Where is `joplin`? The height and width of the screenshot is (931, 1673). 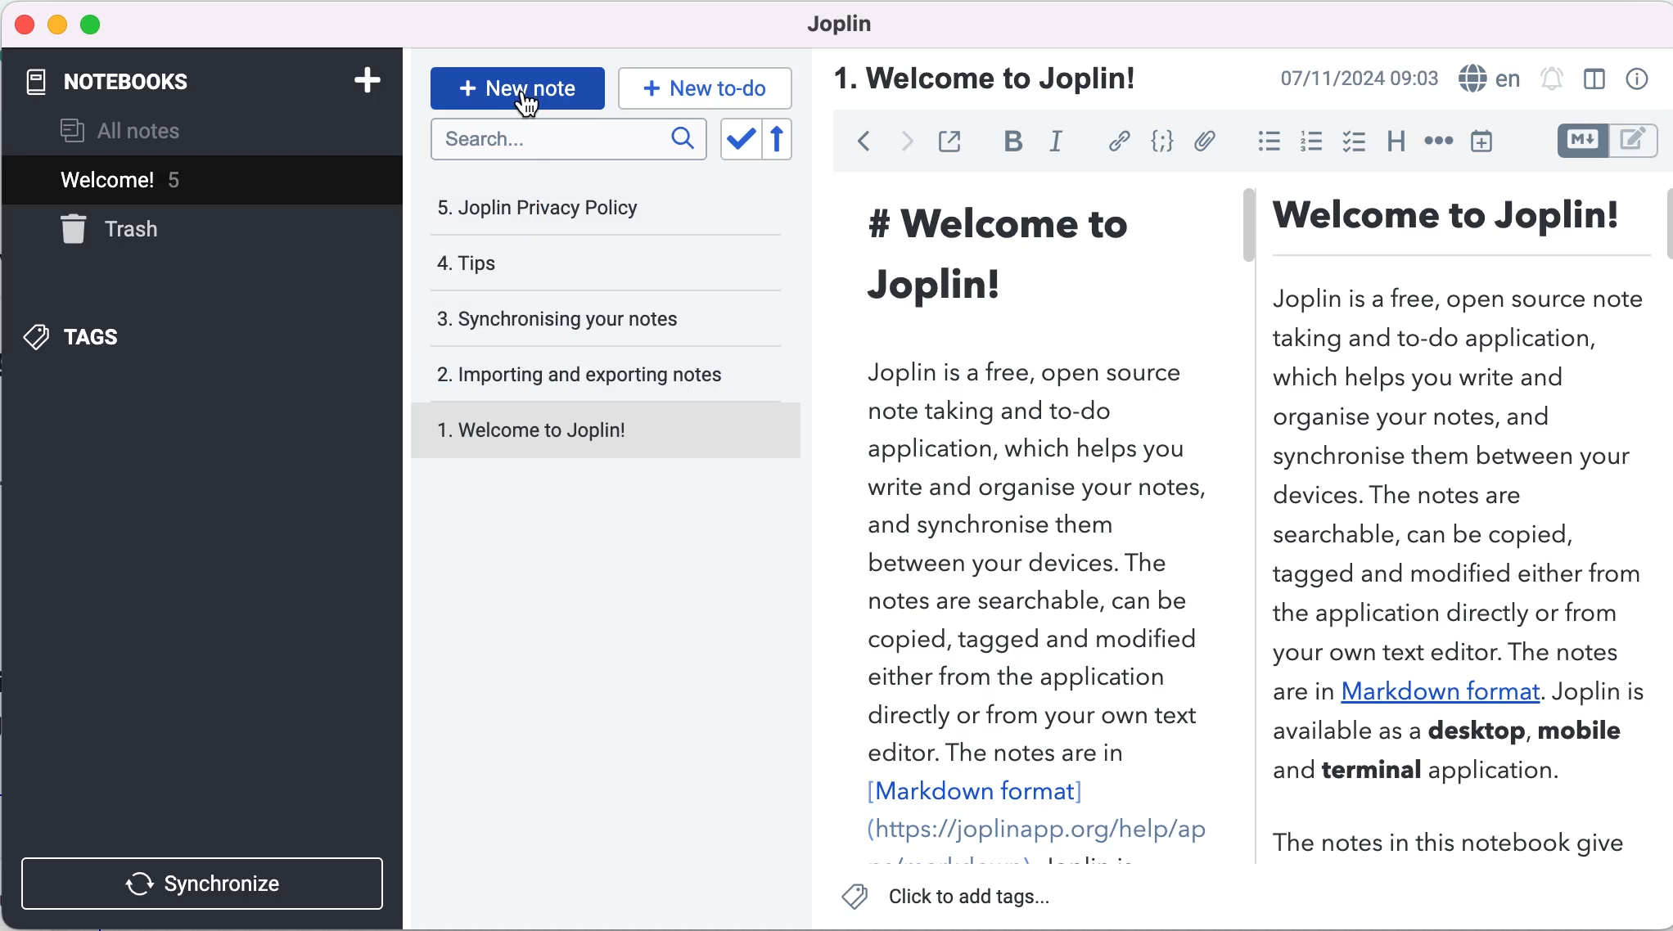
joplin is located at coordinates (839, 24).